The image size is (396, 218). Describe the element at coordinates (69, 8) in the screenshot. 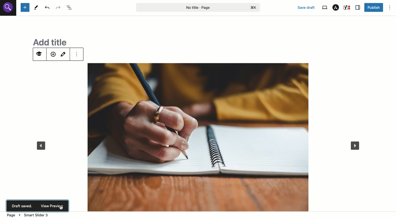

I see `Document overview` at that location.